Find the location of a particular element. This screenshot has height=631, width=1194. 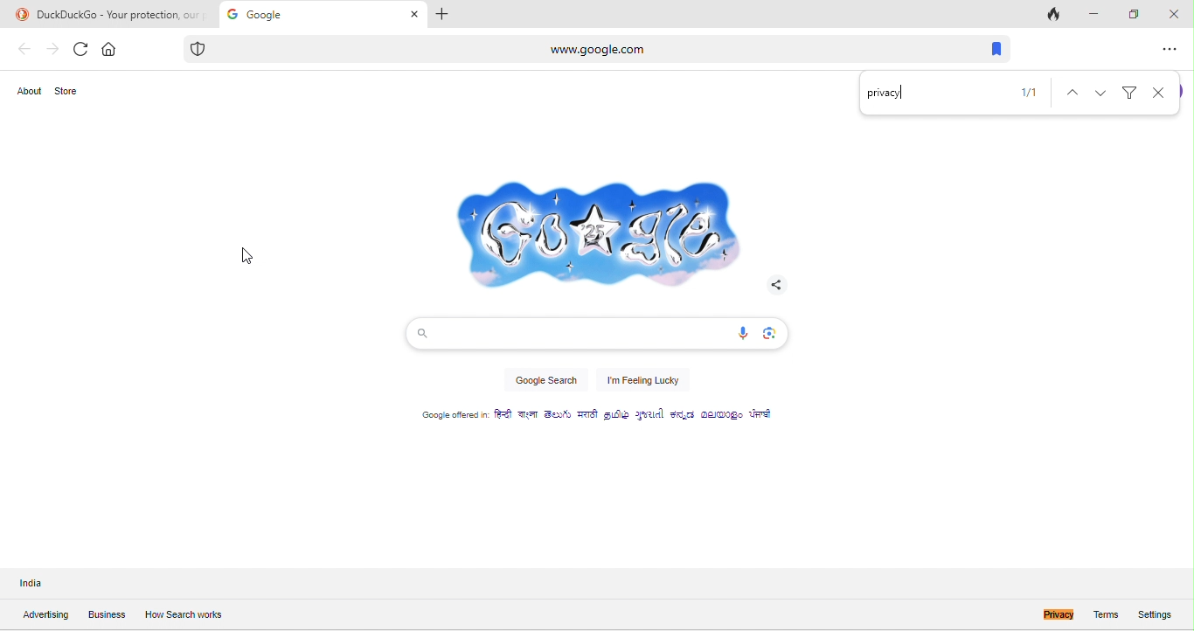

india is located at coordinates (45, 584).